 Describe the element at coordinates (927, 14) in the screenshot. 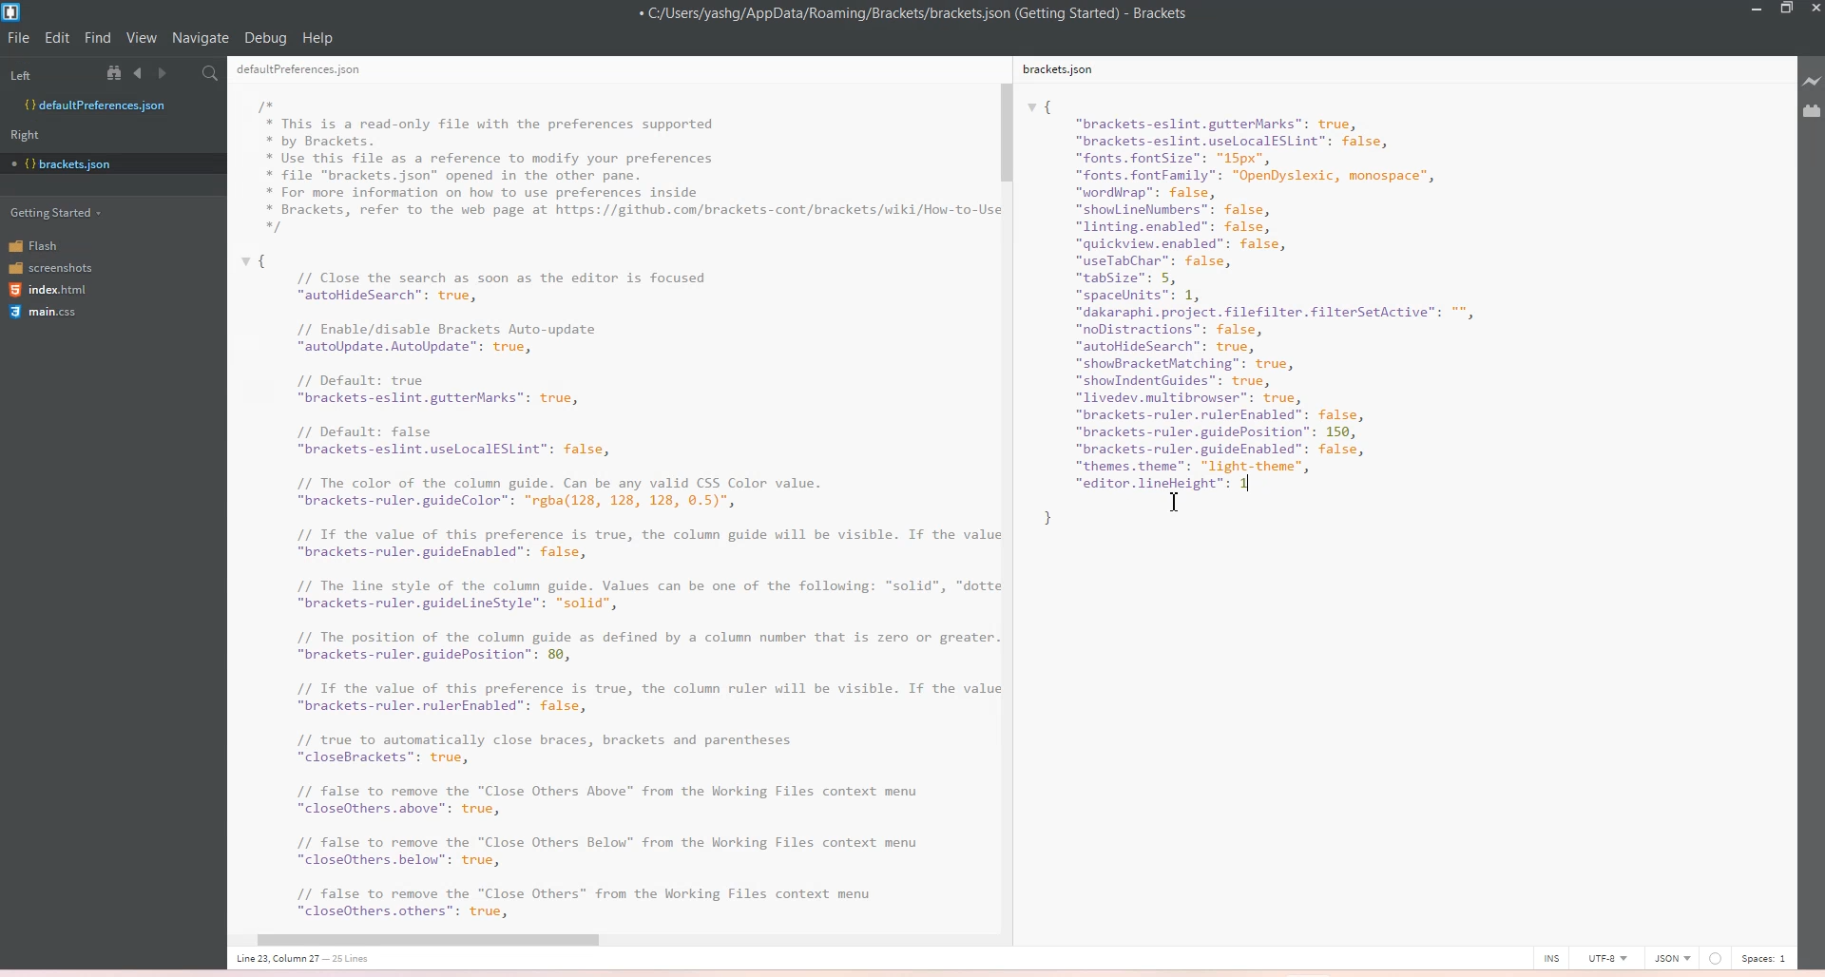

I see `C/Users/yashg/AppData/Roaming/Brackets/brackets json (Getting Started) - Brackets` at that location.